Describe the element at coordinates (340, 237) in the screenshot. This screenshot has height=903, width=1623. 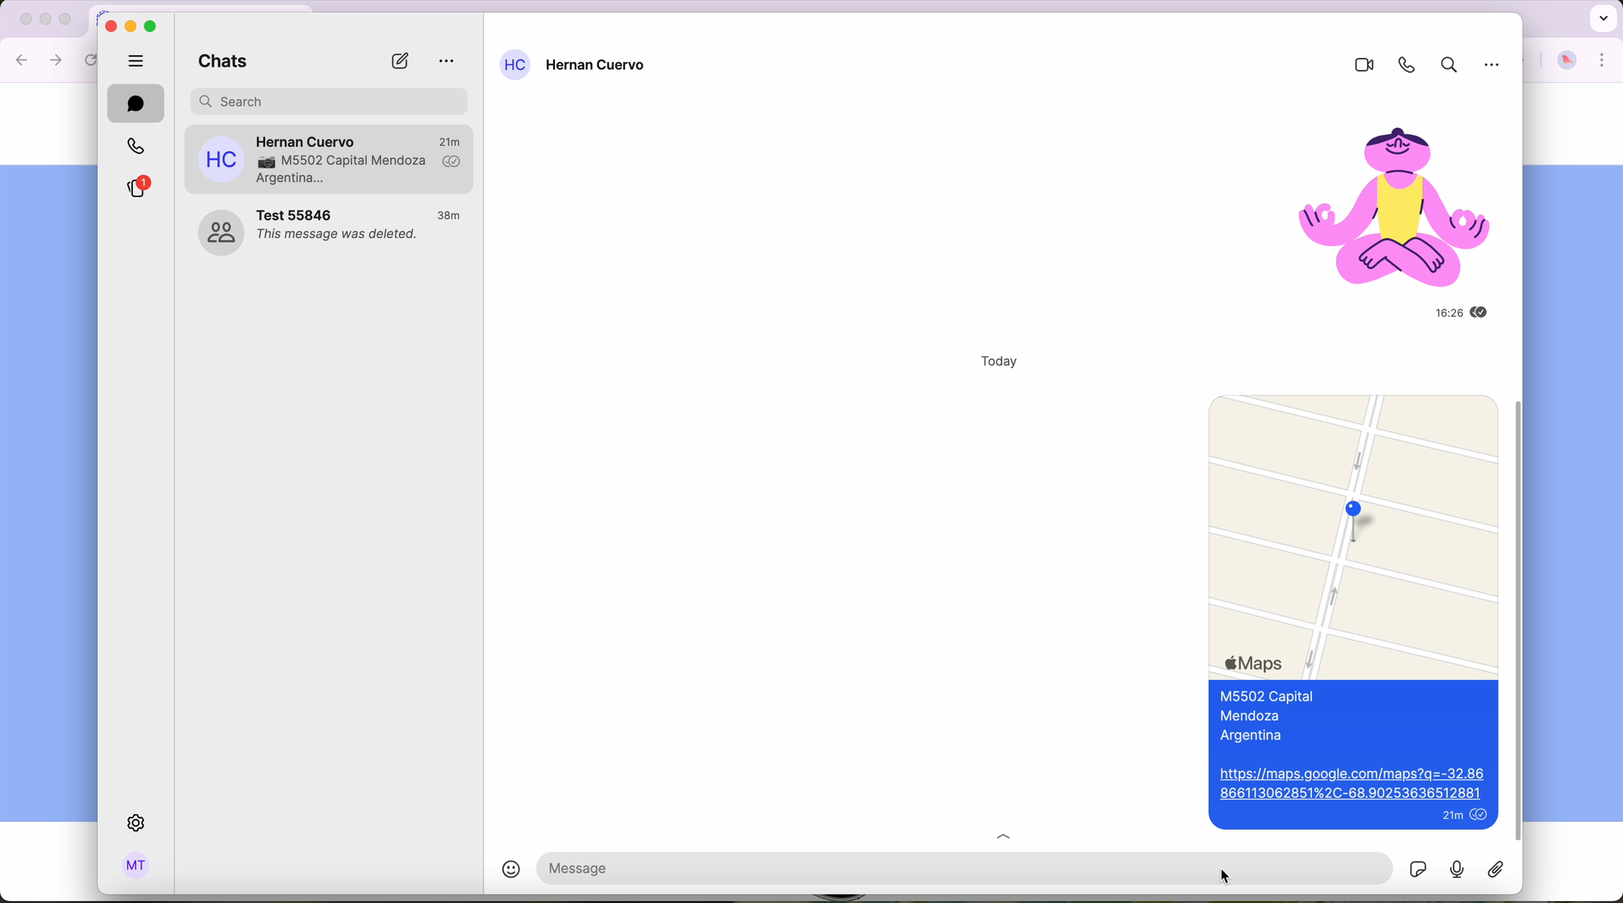
I see `This message was deleted.` at that location.